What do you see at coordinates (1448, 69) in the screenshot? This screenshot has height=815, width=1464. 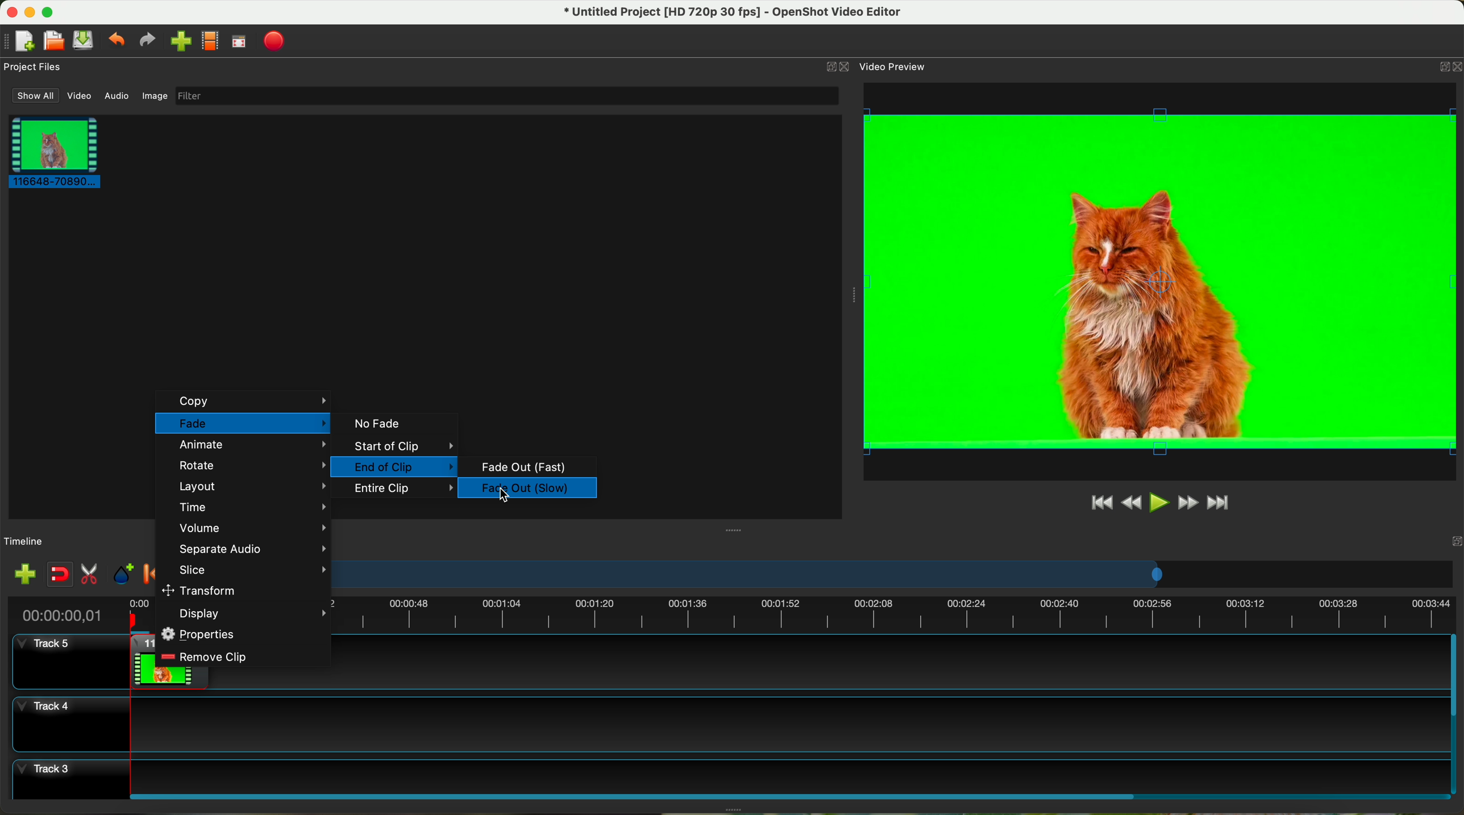 I see `close` at bounding box center [1448, 69].